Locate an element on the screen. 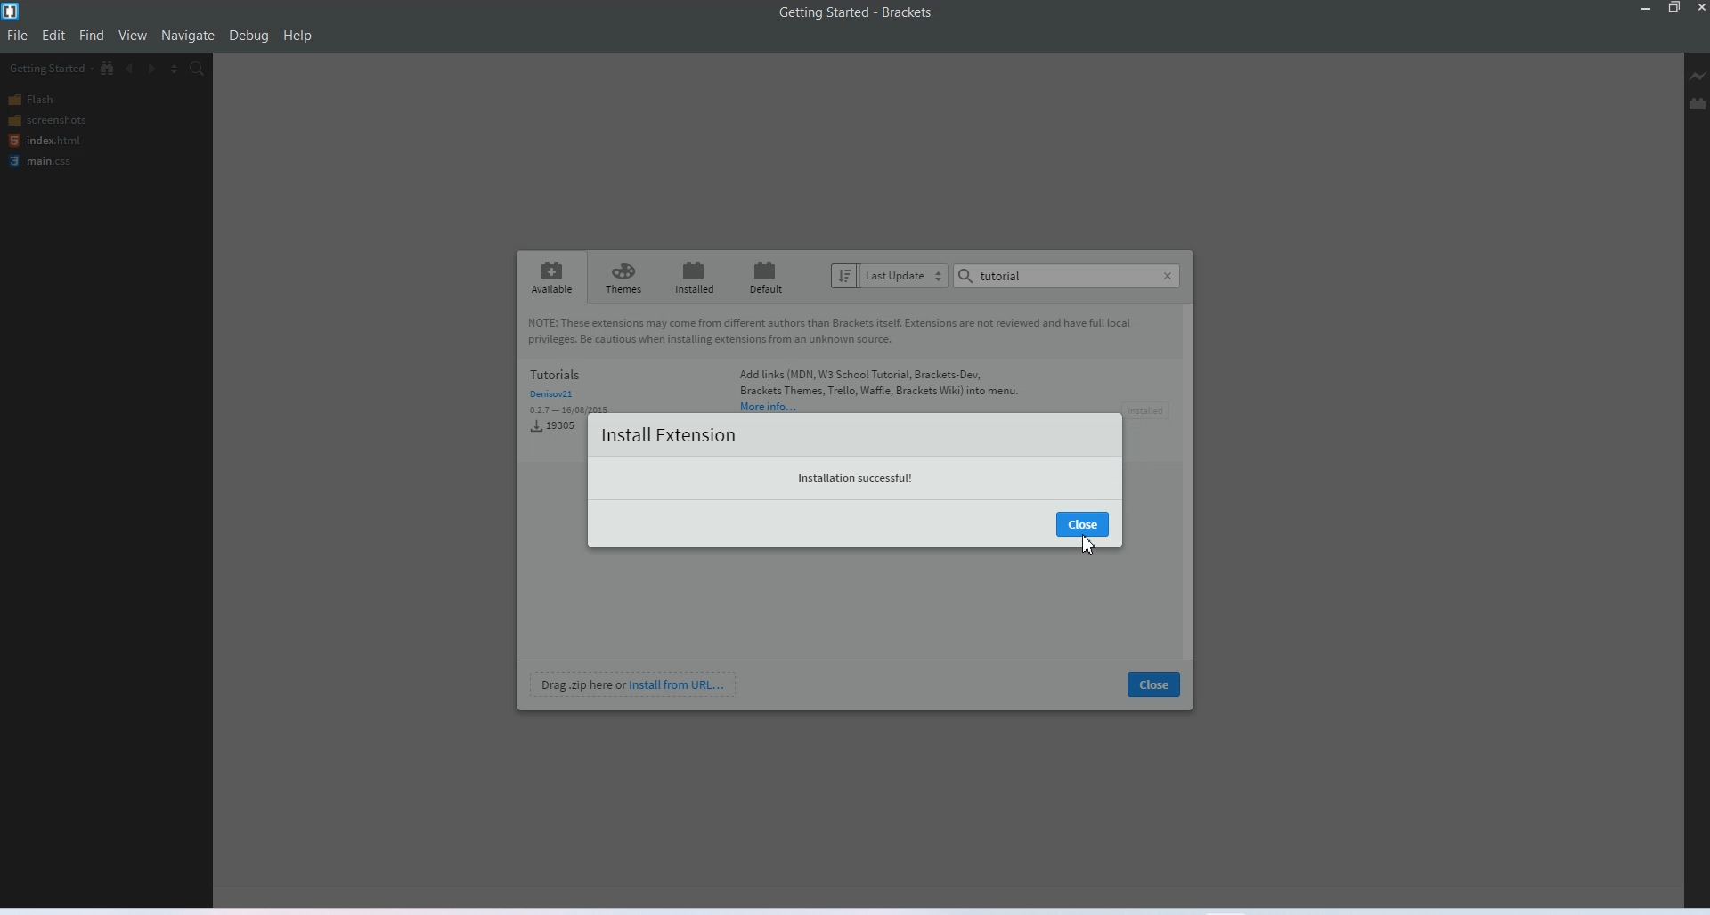 Image resolution: width=1710 pixels, height=915 pixels. NOTE: These extensions may come from different authors than Brackets itself. Extensions are not reviewed and have full local
privileges. Be cautious when installing extensions from an unknown source. is located at coordinates (852, 333).